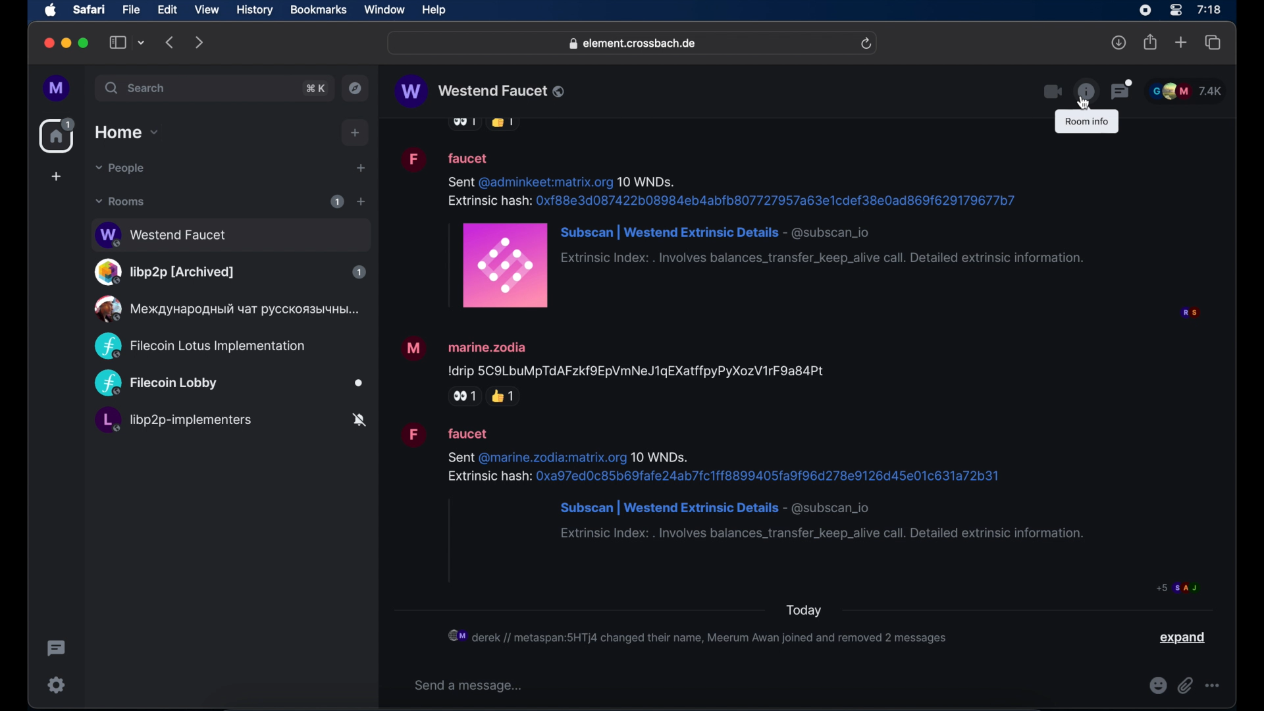  Describe the element at coordinates (803, 611) in the screenshot. I see `today` at that location.